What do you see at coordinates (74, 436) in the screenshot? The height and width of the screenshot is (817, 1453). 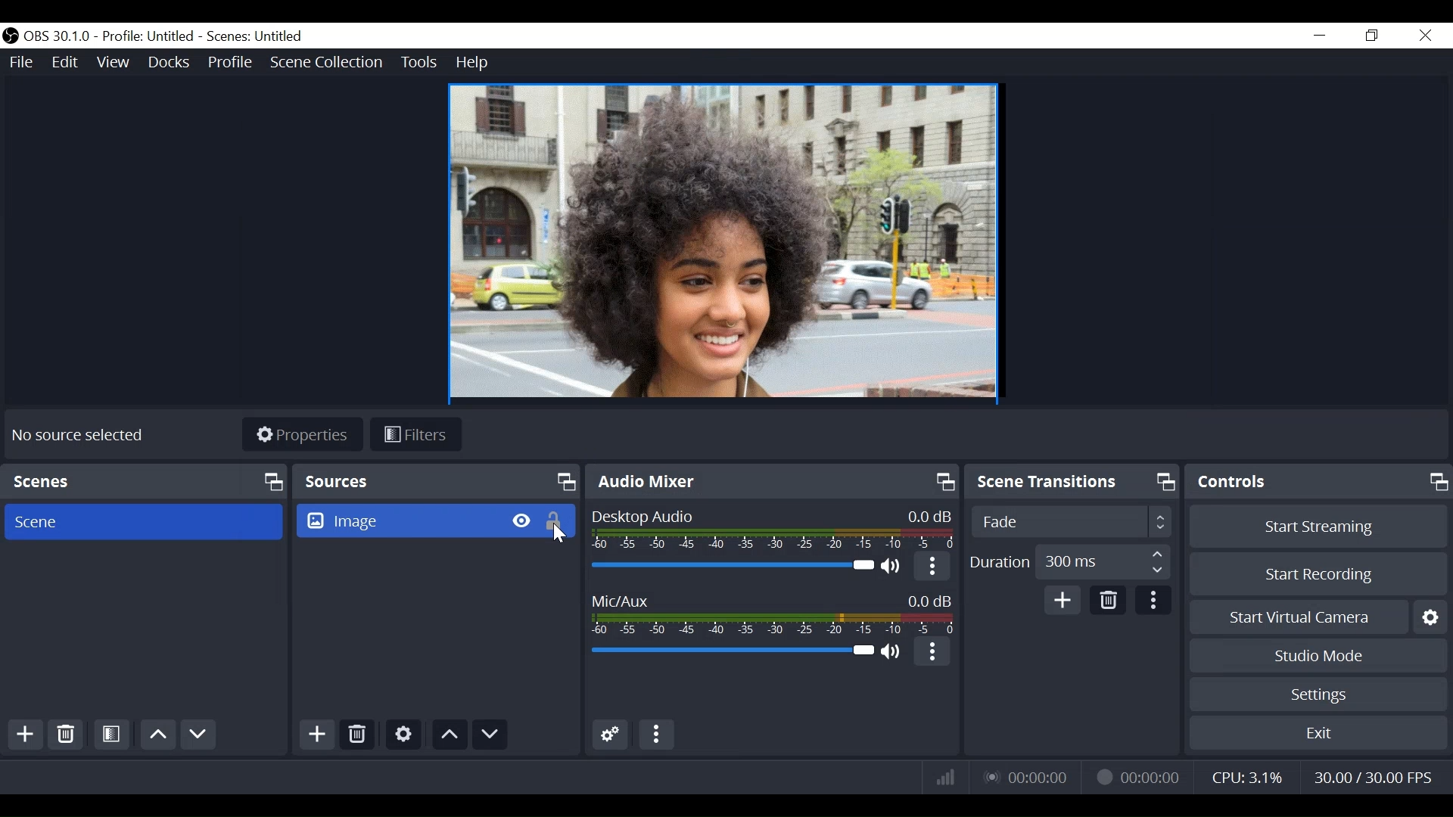 I see `No source Selected` at bounding box center [74, 436].